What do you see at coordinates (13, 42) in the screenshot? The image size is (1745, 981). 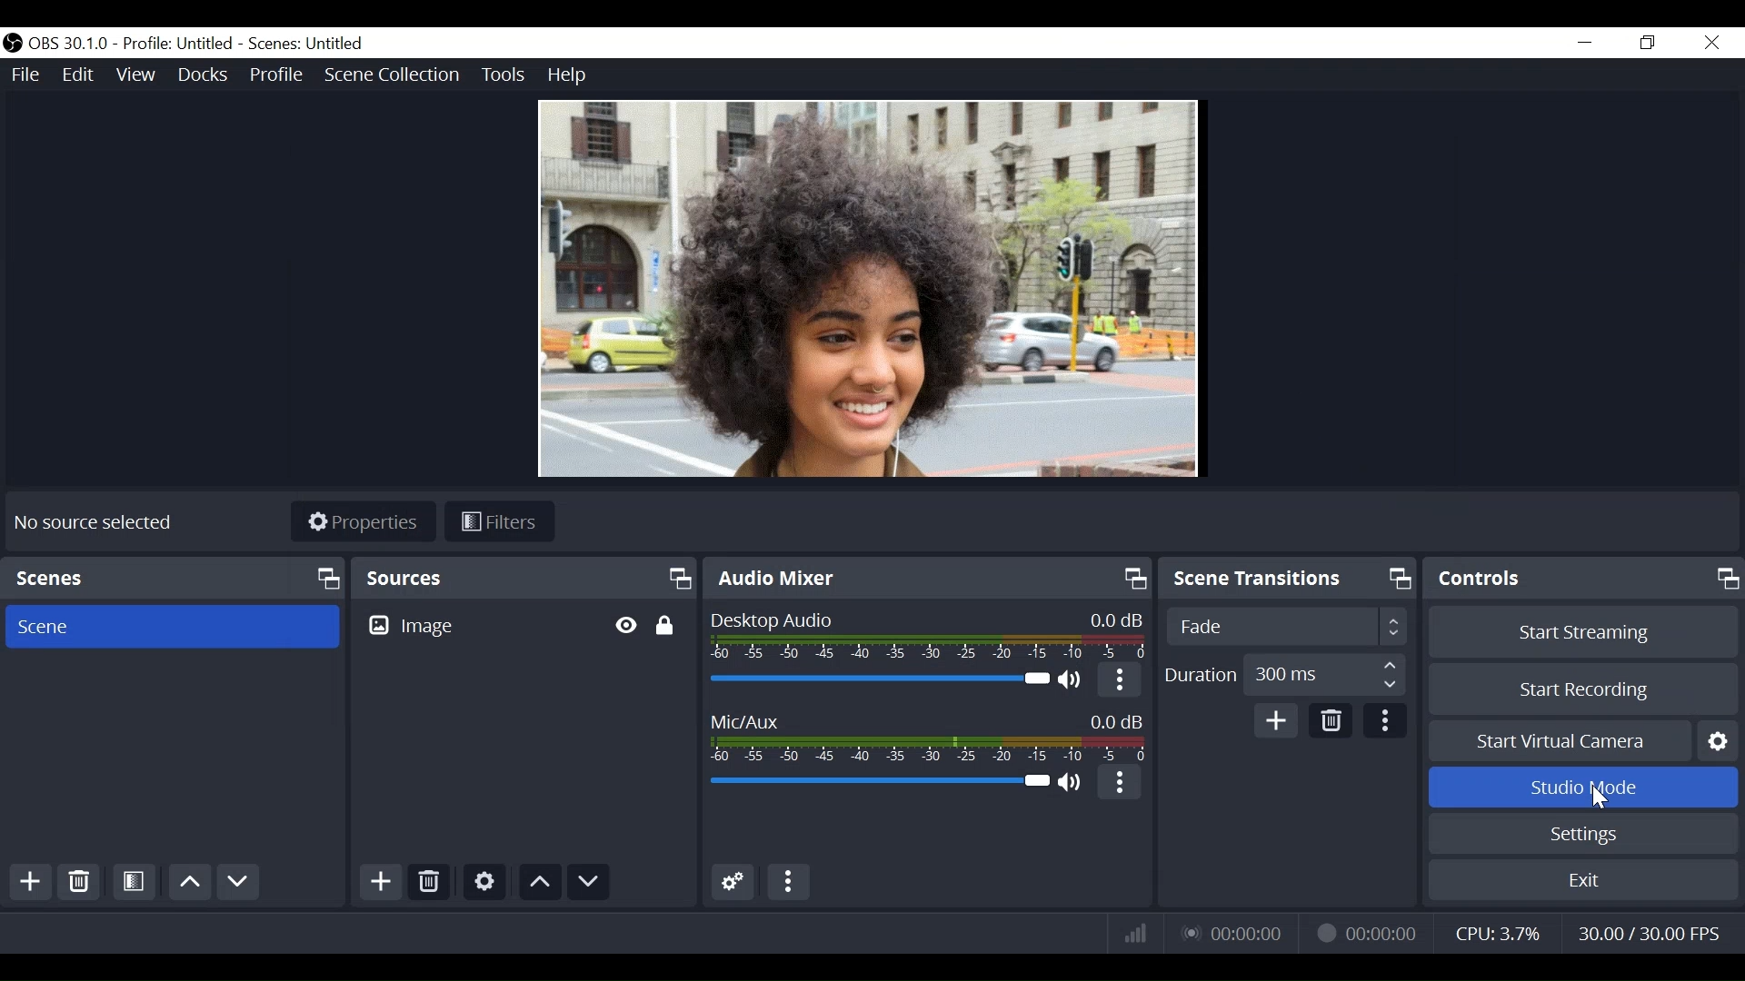 I see `OBS Studios Desktop Icon` at bounding box center [13, 42].